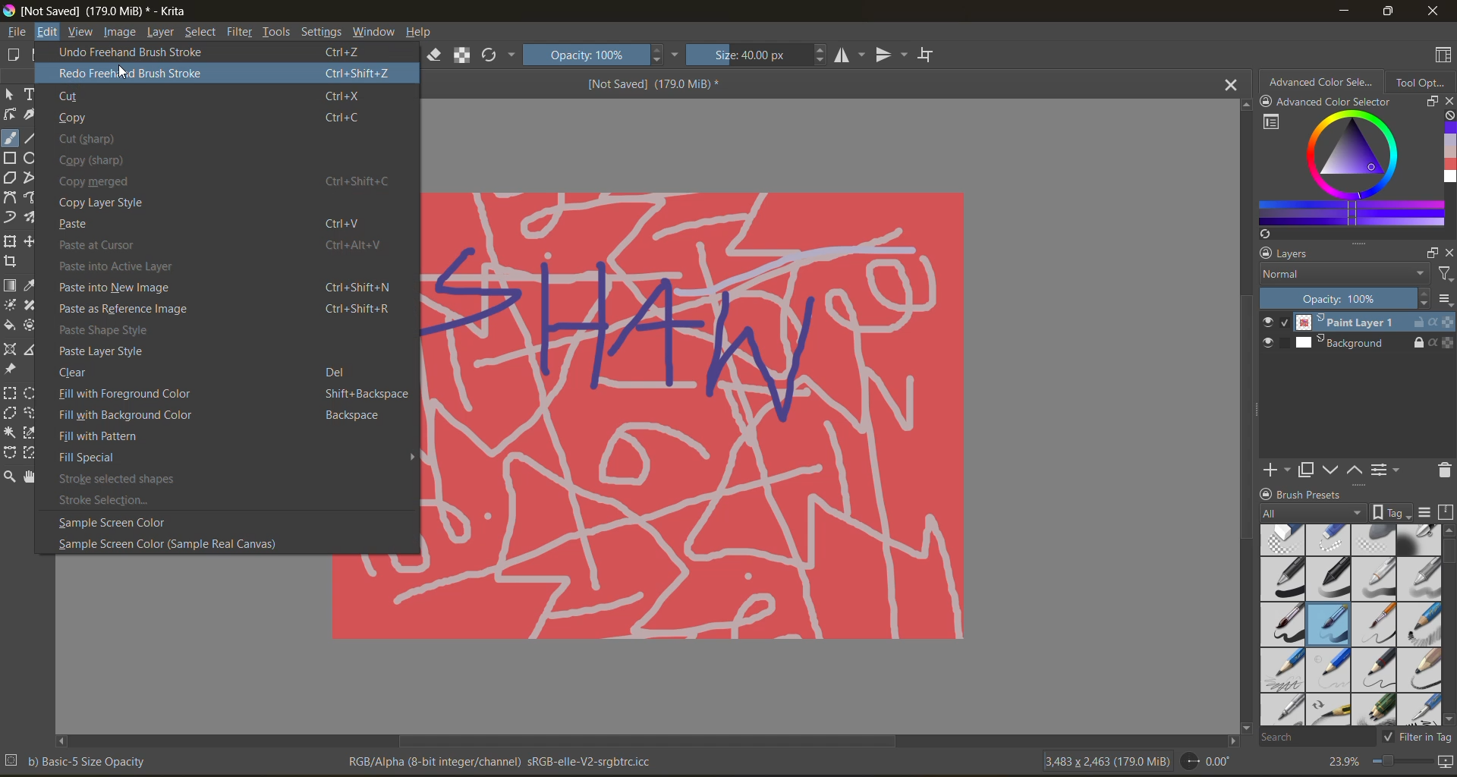 Image resolution: width=1457 pixels, height=777 pixels. Describe the element at coordinates (1420, 81) in the screenshot. I see `tool options` at that location.